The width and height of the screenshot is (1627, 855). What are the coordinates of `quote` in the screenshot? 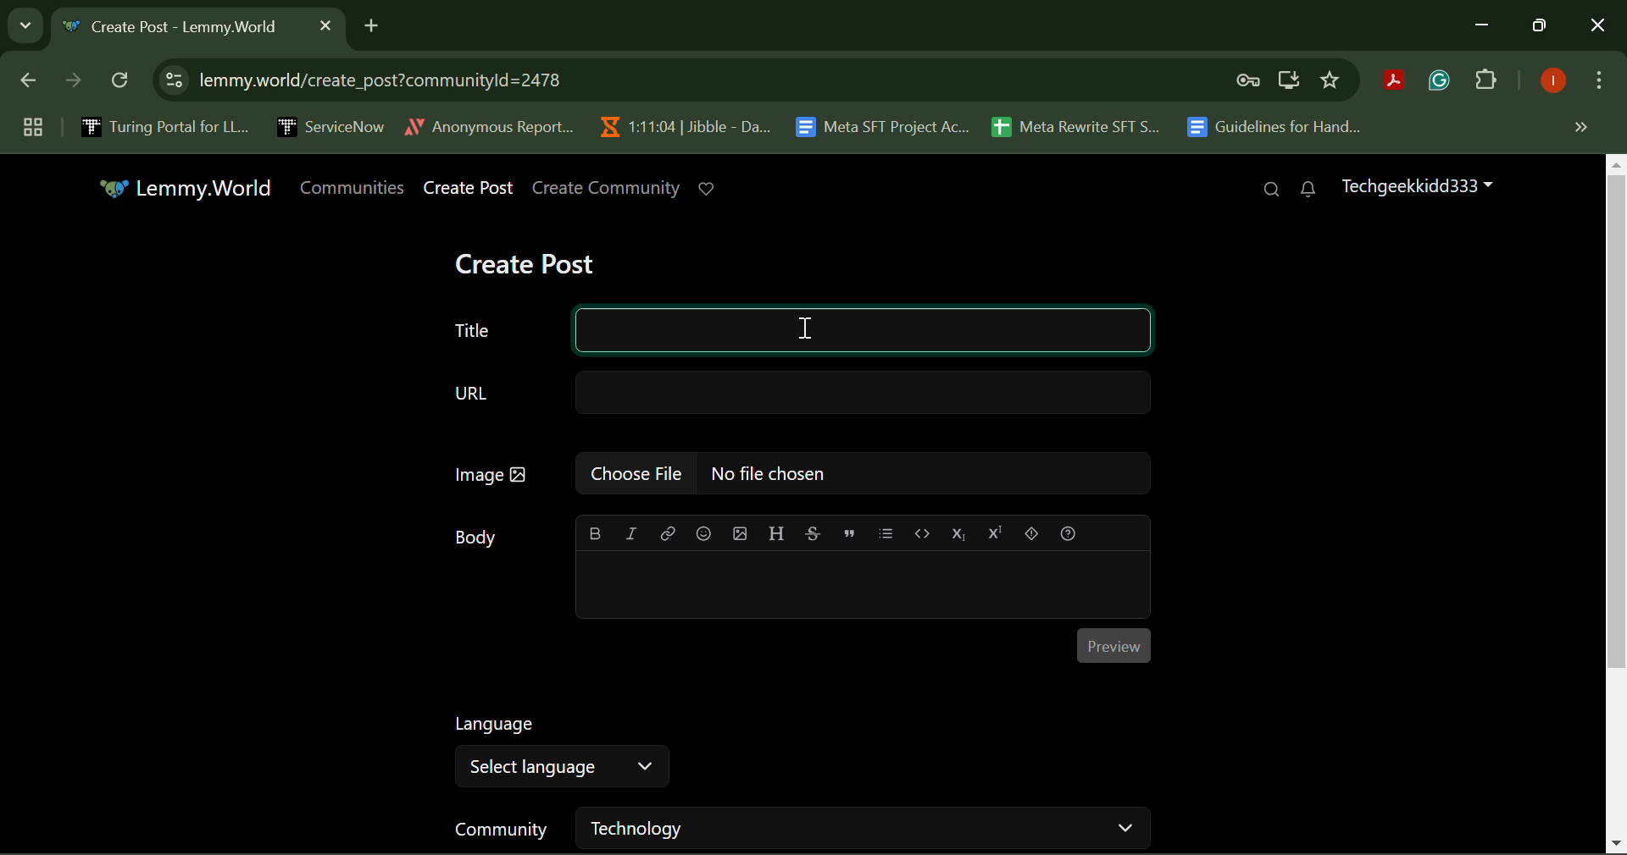 It's located at (850, 532).